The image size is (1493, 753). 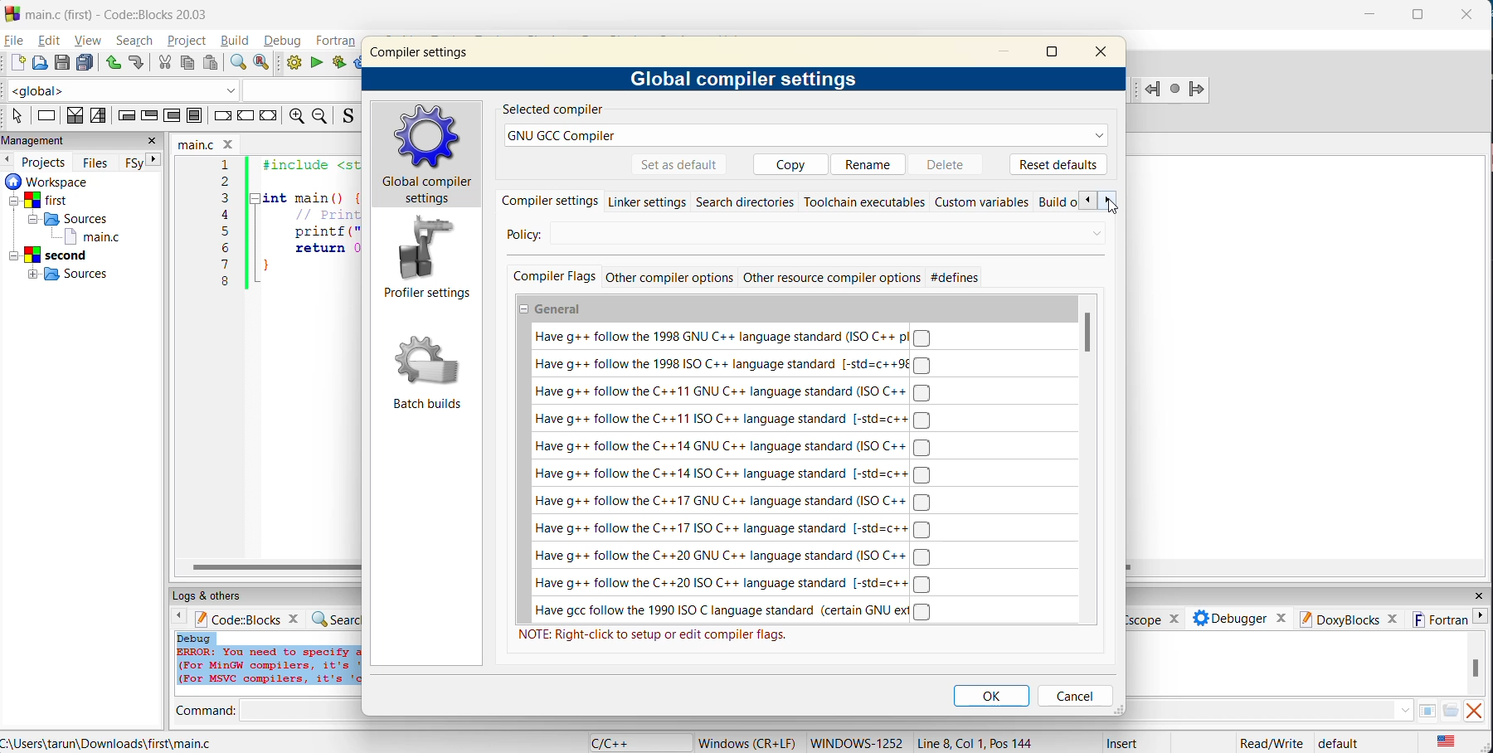 What do you see at coordinates (237, 65) in the screenshot?
I see `find` at bounding box center [237, 65].